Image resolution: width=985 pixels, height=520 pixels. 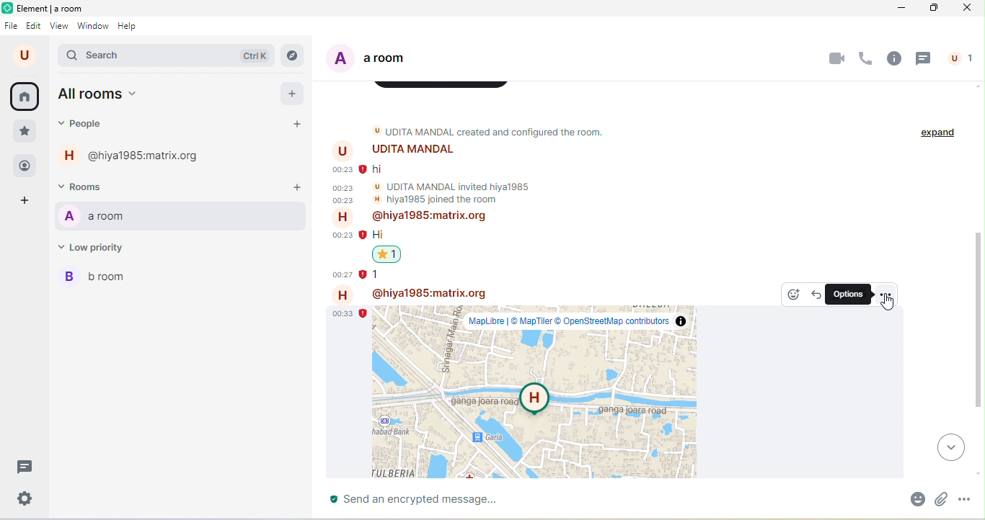 What do you see at coordinates (840, 58) in the screenshot?
I see `video chat` at bounding box center [840, 58].